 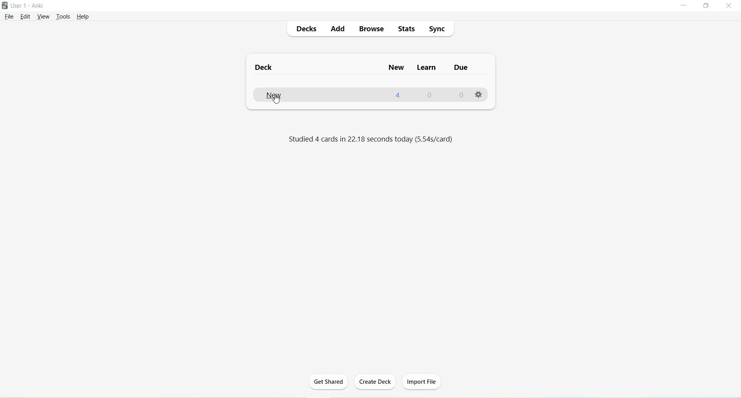 What do you see at coordinates (437, 30) in the screenshot?
I see `Sync` at bounding box center [437, 30].